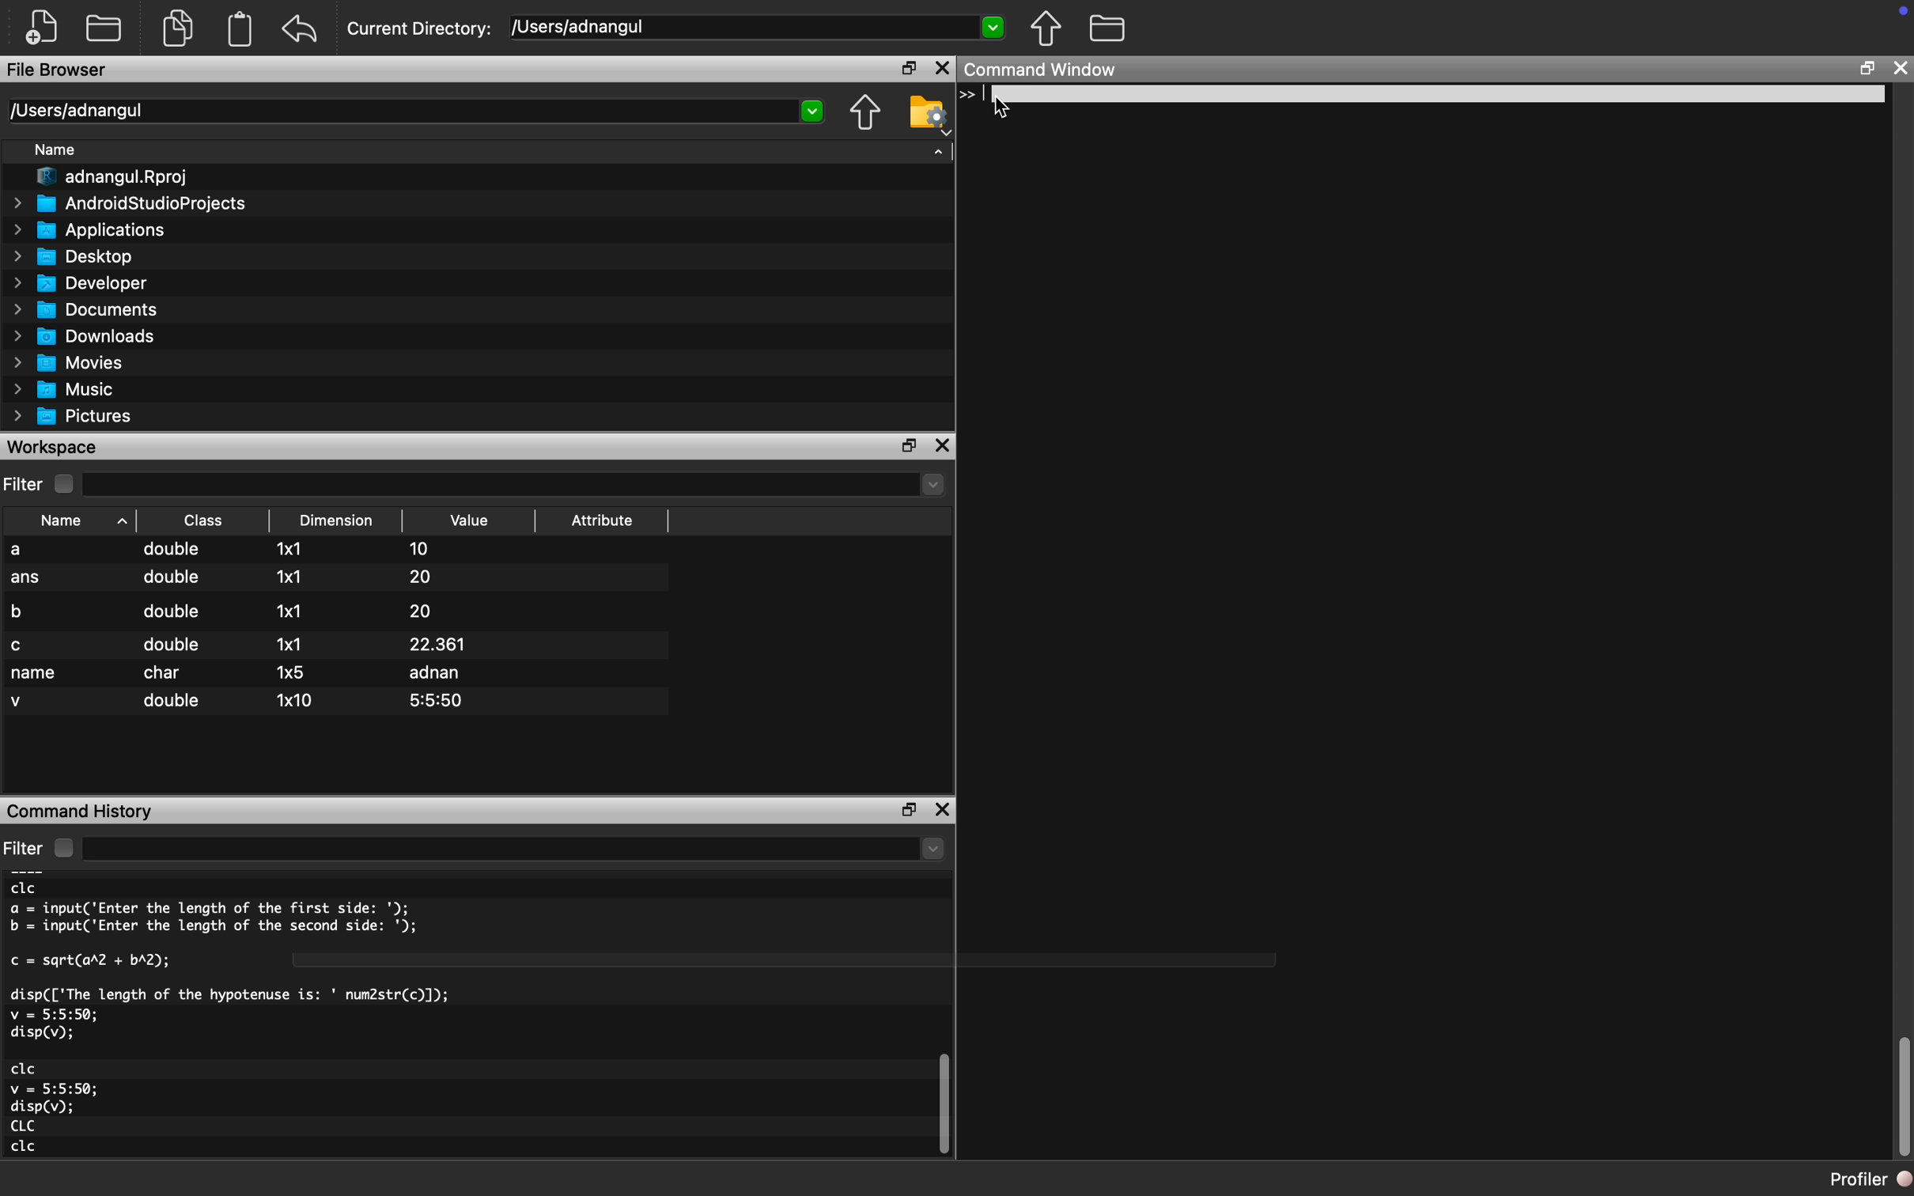 This screenshot has width=1914, height=1196. I want to click on Dropdown, so click(995, 29).